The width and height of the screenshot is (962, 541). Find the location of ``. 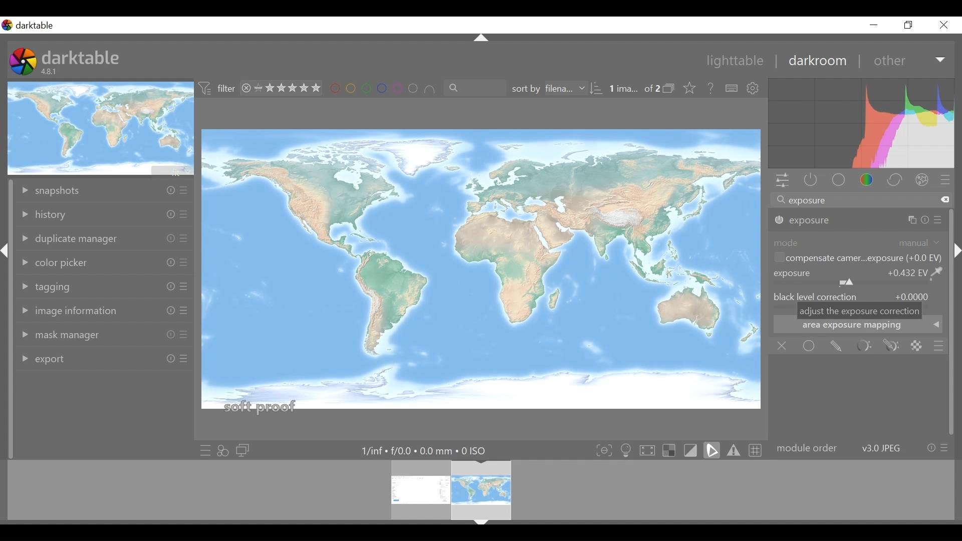

 is located at coordinates (940, 220).